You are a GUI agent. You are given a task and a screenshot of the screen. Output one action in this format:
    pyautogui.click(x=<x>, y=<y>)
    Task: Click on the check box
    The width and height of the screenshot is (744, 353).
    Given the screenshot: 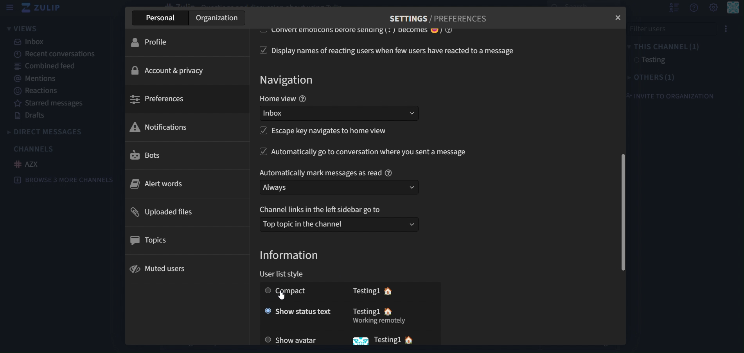 What is the action you would take?
    pyautogui.click(x=261, y=50)
    